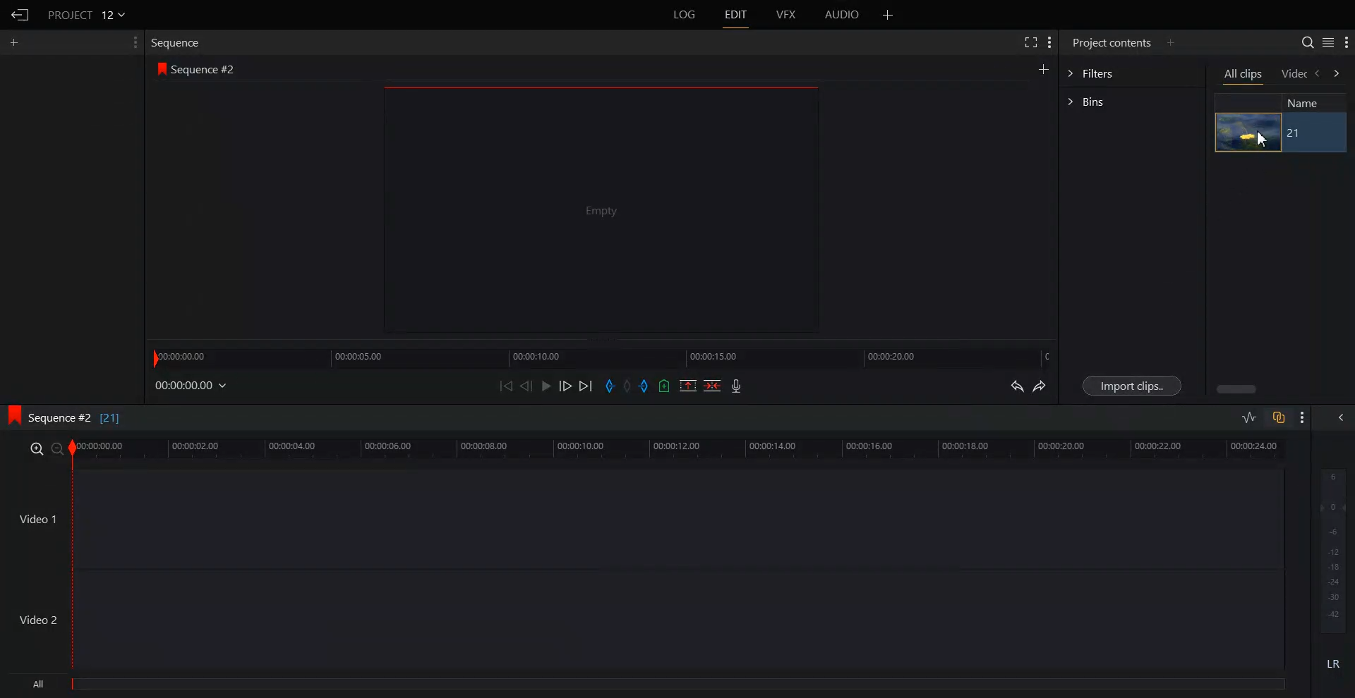 This screenshot has width=1355, height=698. Describe the element at coordinates (526, 386) in the screenshot. I see `Nudge One frame Back` at that location.